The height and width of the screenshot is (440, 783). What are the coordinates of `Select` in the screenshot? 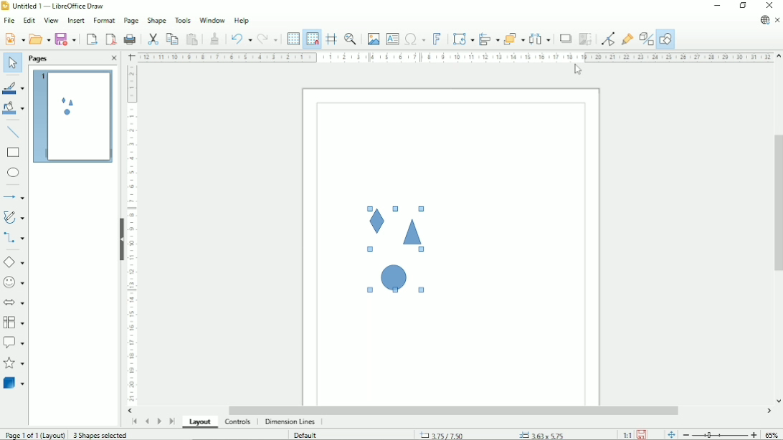 It's located at (12, 64).